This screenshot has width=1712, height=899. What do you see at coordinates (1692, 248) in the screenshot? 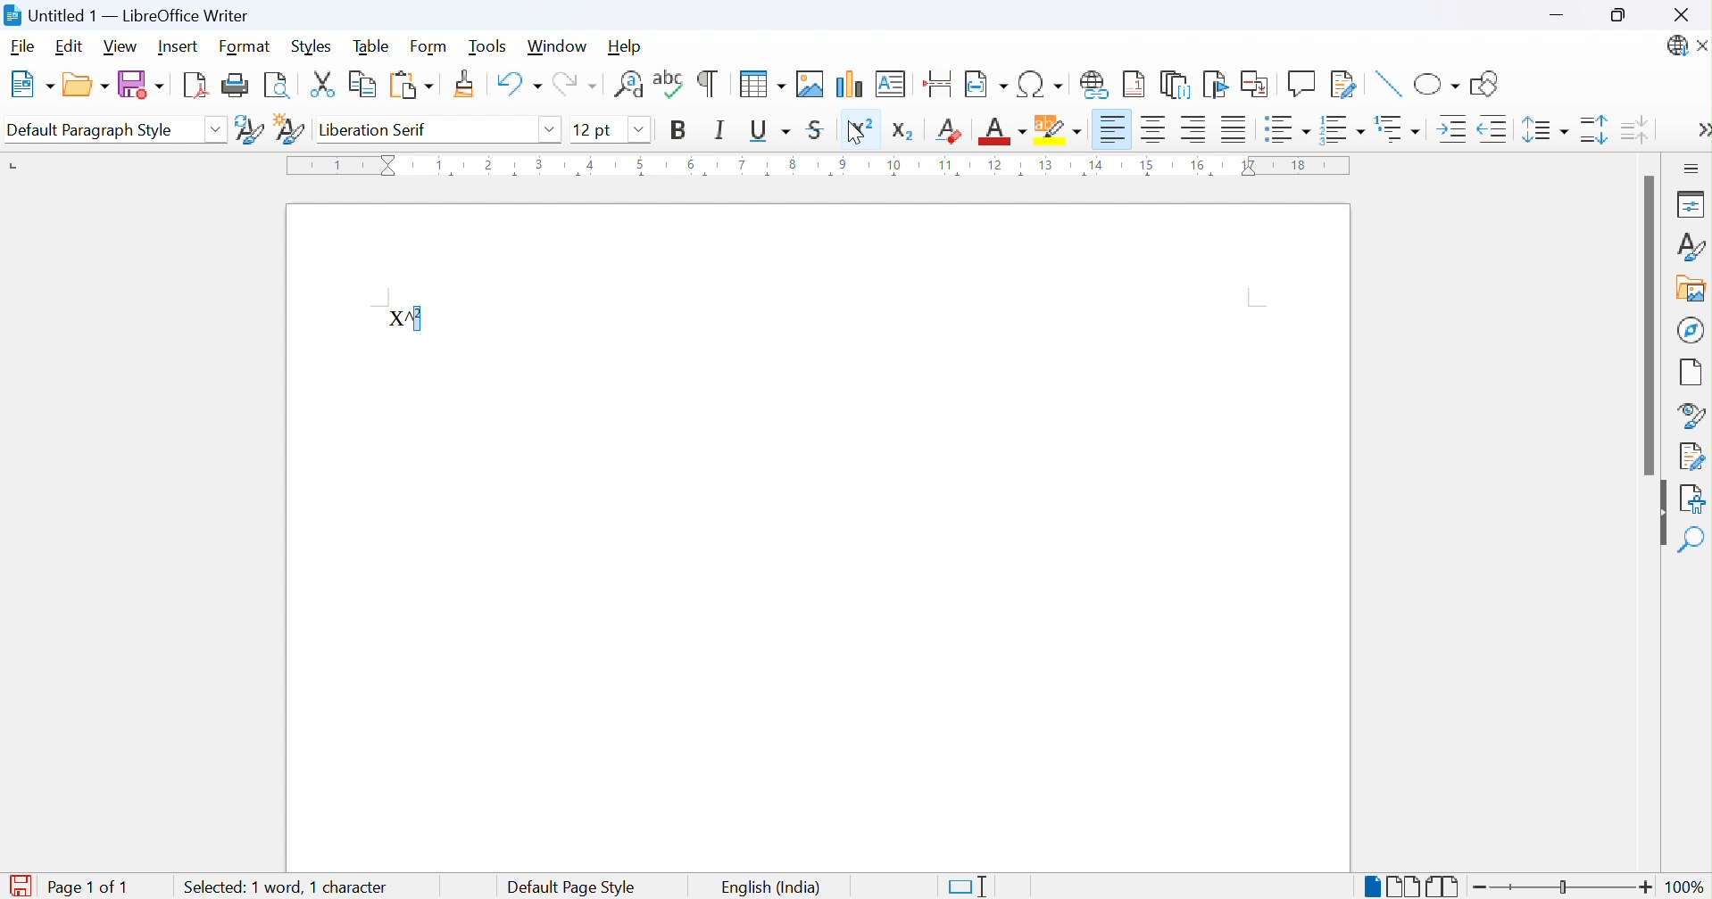
I see `Styles` at bounding box center [1692, 248].